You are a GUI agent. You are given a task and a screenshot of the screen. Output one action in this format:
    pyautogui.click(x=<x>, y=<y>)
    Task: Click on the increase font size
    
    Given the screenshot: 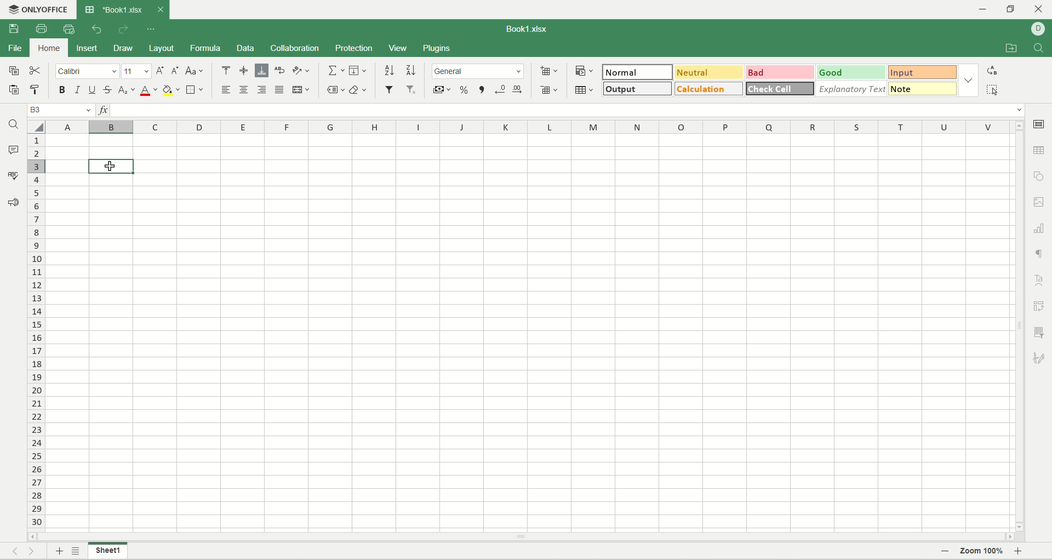 What is the action you would take?
    pyautogui.click(x=160, y=72)
    